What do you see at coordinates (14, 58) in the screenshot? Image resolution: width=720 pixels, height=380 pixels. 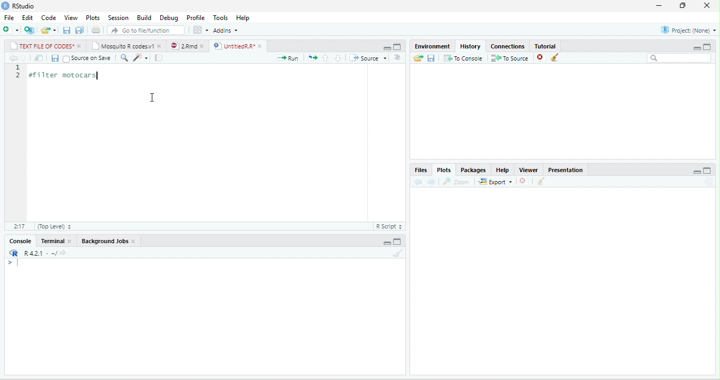 I see `back` at bounding box center [14, 58].